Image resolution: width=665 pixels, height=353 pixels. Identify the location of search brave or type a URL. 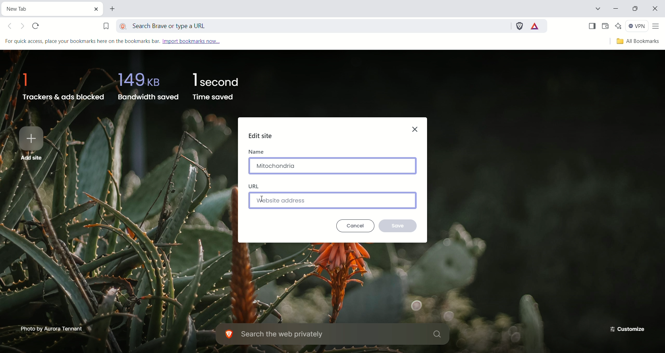
(314, 25).